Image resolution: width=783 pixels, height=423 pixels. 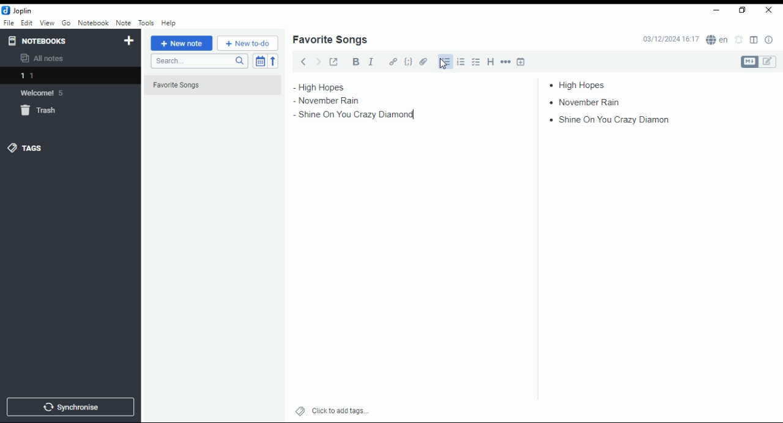 I want to click on november rain, so click(x=335, y=101).